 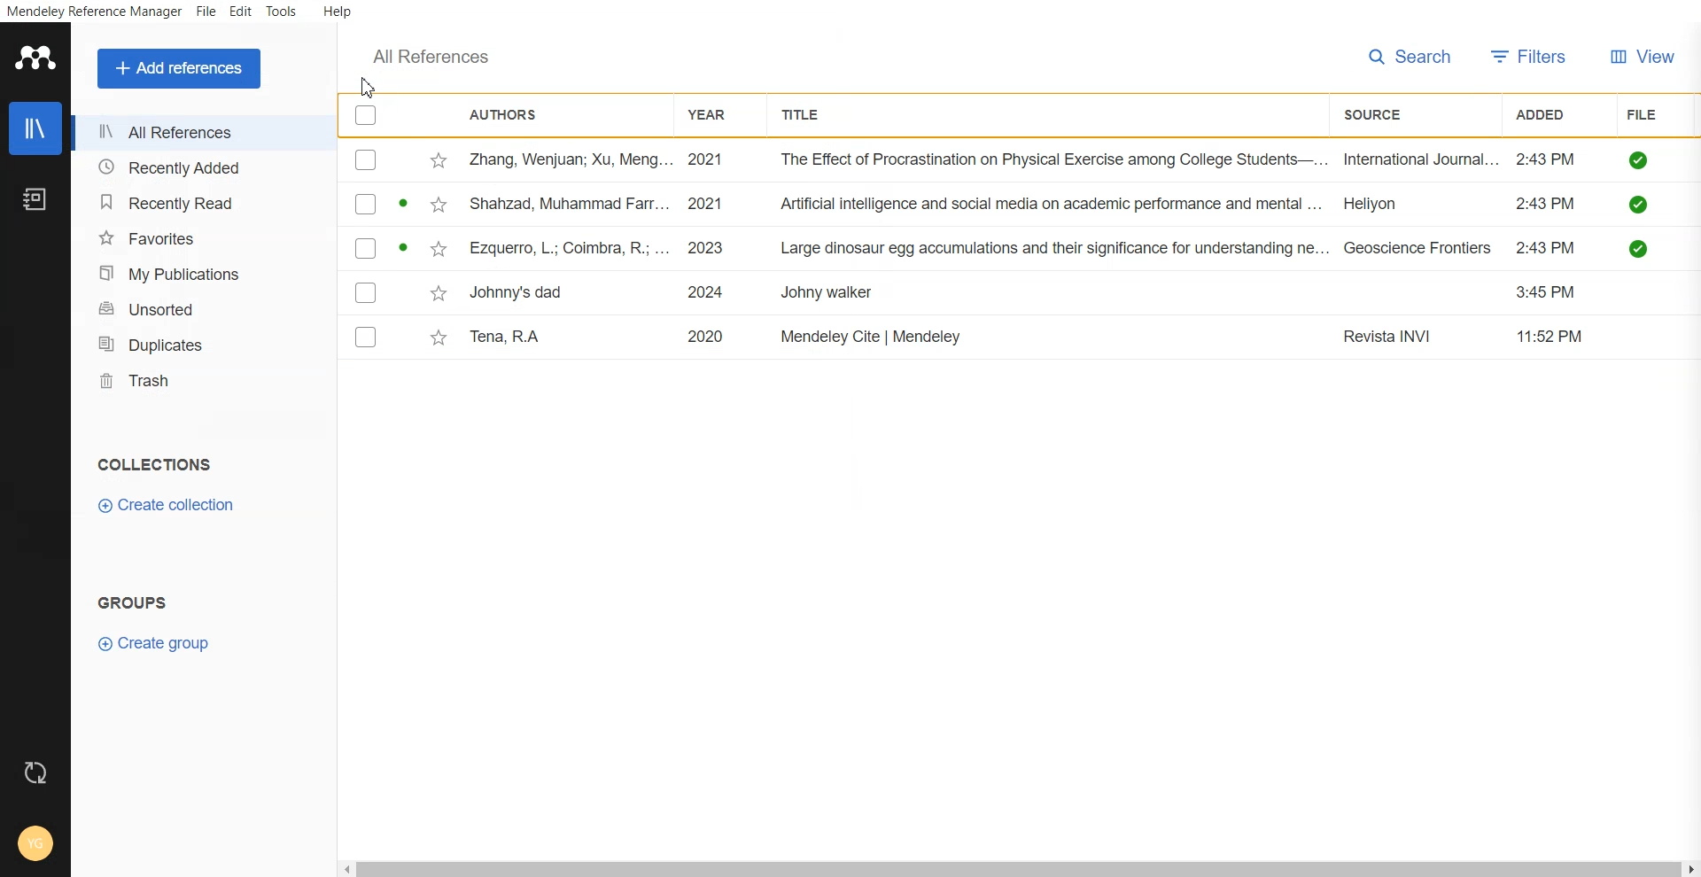 I want to click on Duplicates, so click(x=199, y=342).